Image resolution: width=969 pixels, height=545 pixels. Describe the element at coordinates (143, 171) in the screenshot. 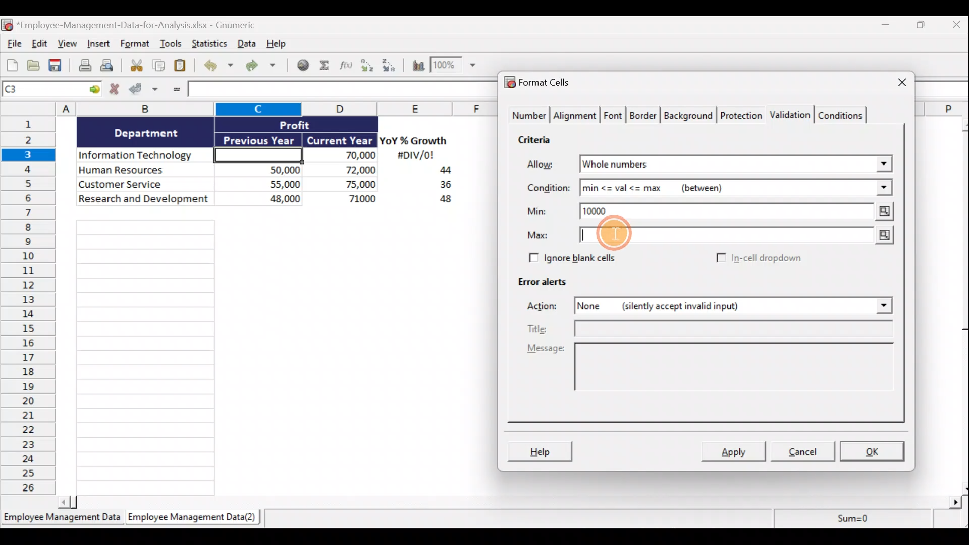

I see `Human Resources` at that location.